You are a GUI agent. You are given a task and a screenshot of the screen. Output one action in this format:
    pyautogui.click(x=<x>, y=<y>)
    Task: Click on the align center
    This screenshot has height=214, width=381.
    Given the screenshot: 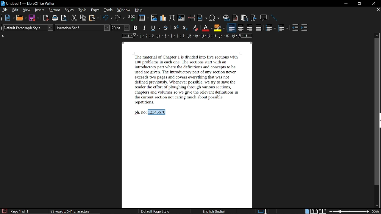 What is the action you would take?
    pyautogui.click(x=241, y=28)
    